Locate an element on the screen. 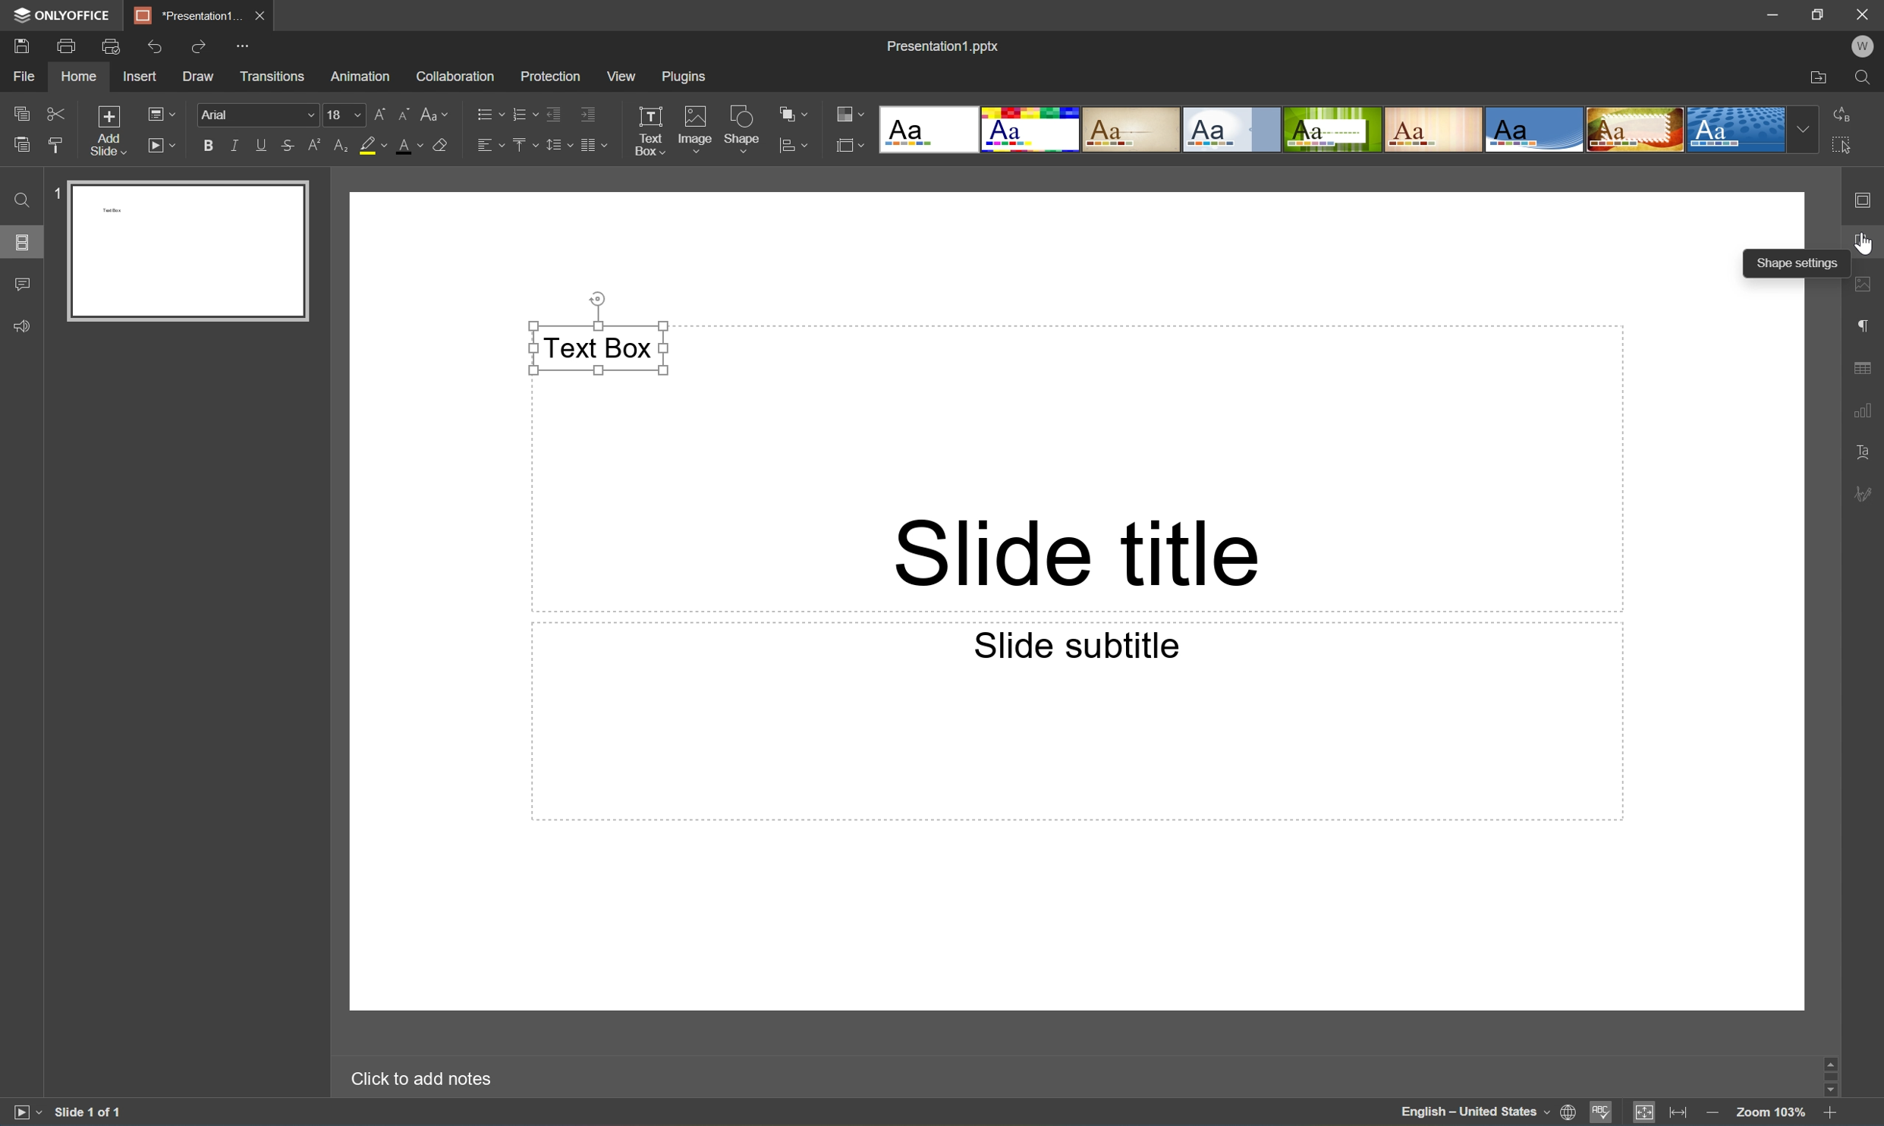 This screenshot has height=1126, width=1884. Bullets is located at coordinates (483, 115).